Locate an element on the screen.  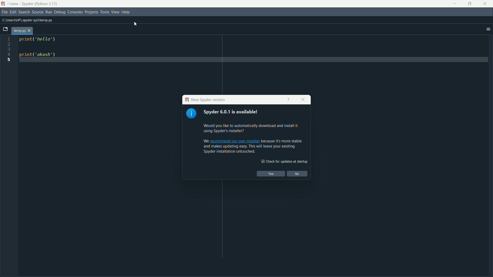
No is located at coordinates (298, 174).